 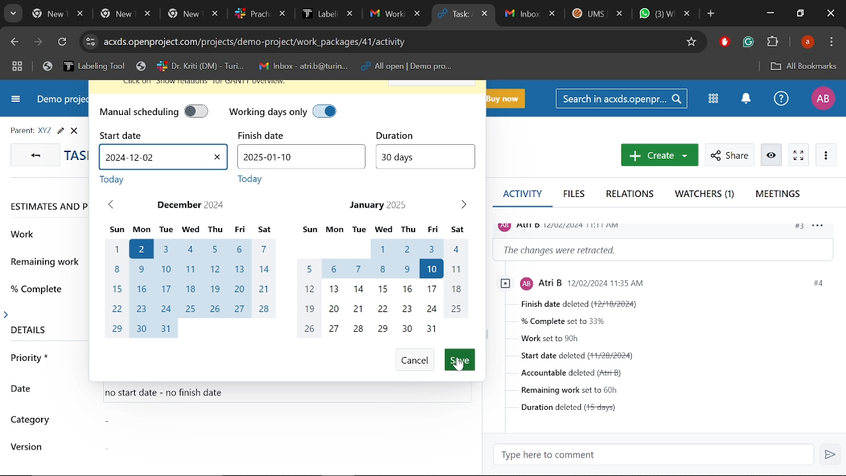 What do you see at coordinates (163, 157) in the screenshot?
I see `Start date` at bounding box center [163, 157].